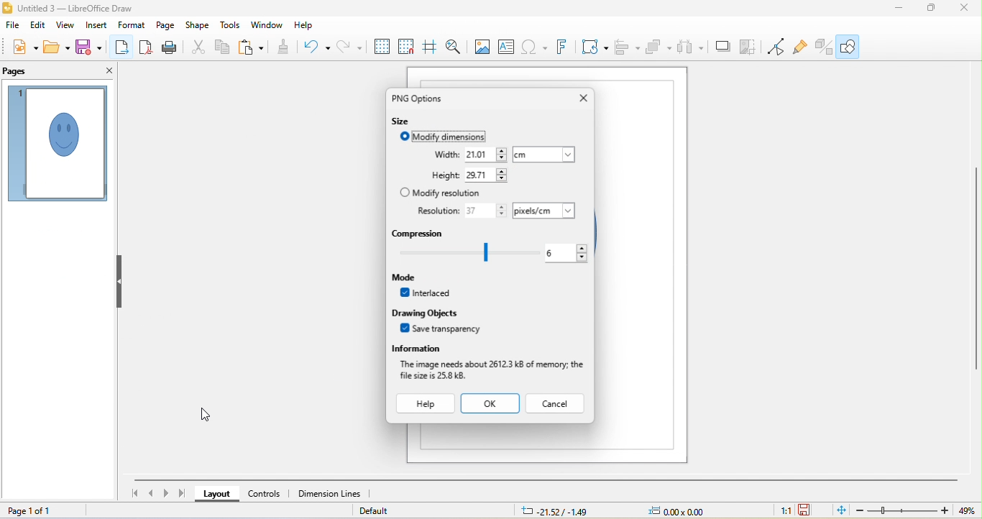  Describe the element at coordinates (455, 48) in the screenshot. I see `zoom and pan` at that location.